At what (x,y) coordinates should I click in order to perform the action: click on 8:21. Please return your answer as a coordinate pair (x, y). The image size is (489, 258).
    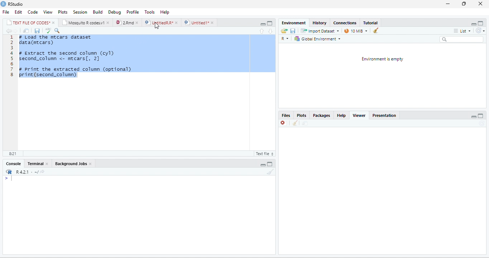
    Looking at the image, I should click on (12, 154).